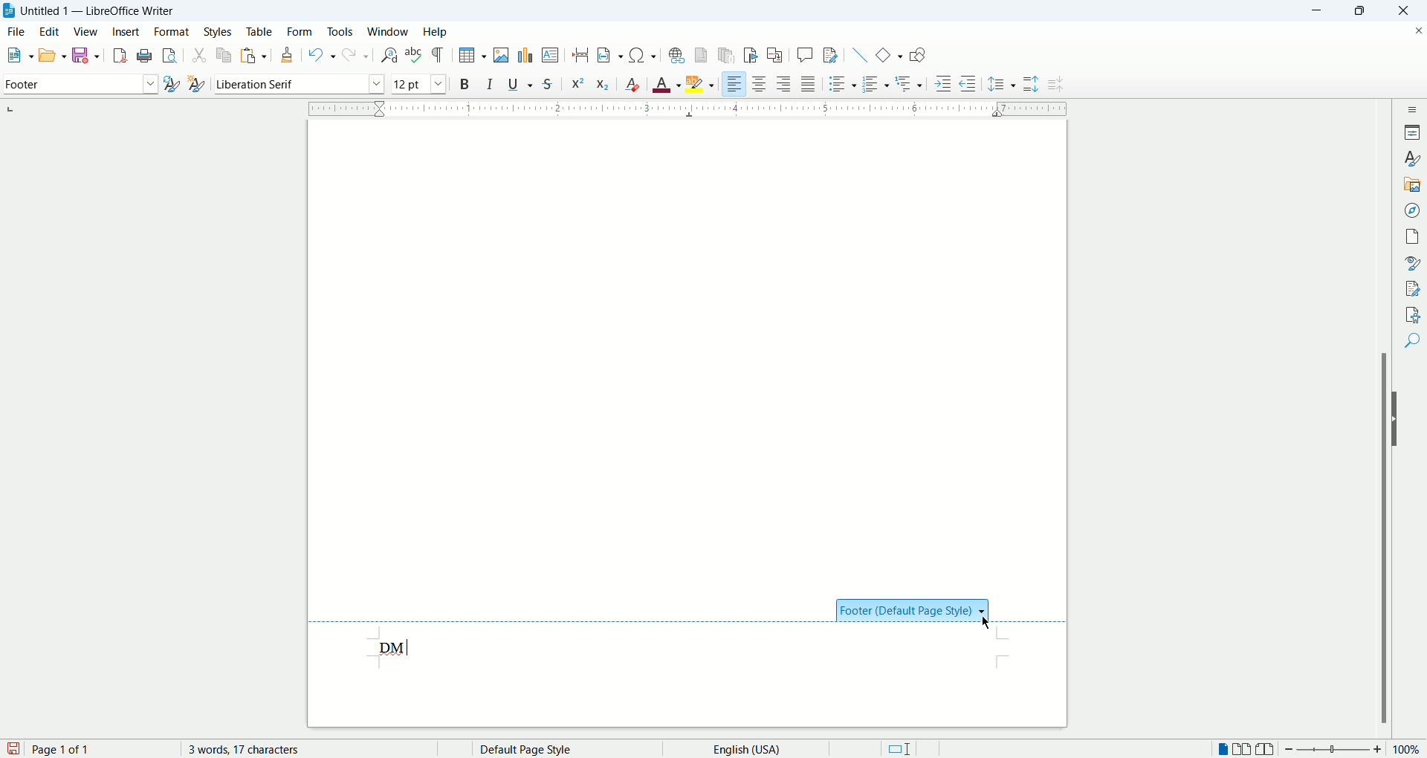 The width and height of the screenshot is (1427, 758). Describe the element at coordinates (786, 86) in the screenshot. I see `align right` at that location.